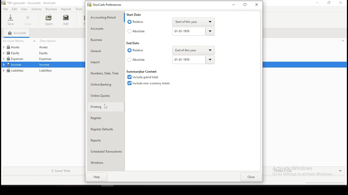 The width and height of the screenshot is (348, 195). What do you see at coordinates (5, 9) in the screenshot?
I see `file` at bounding box center [5, 9].